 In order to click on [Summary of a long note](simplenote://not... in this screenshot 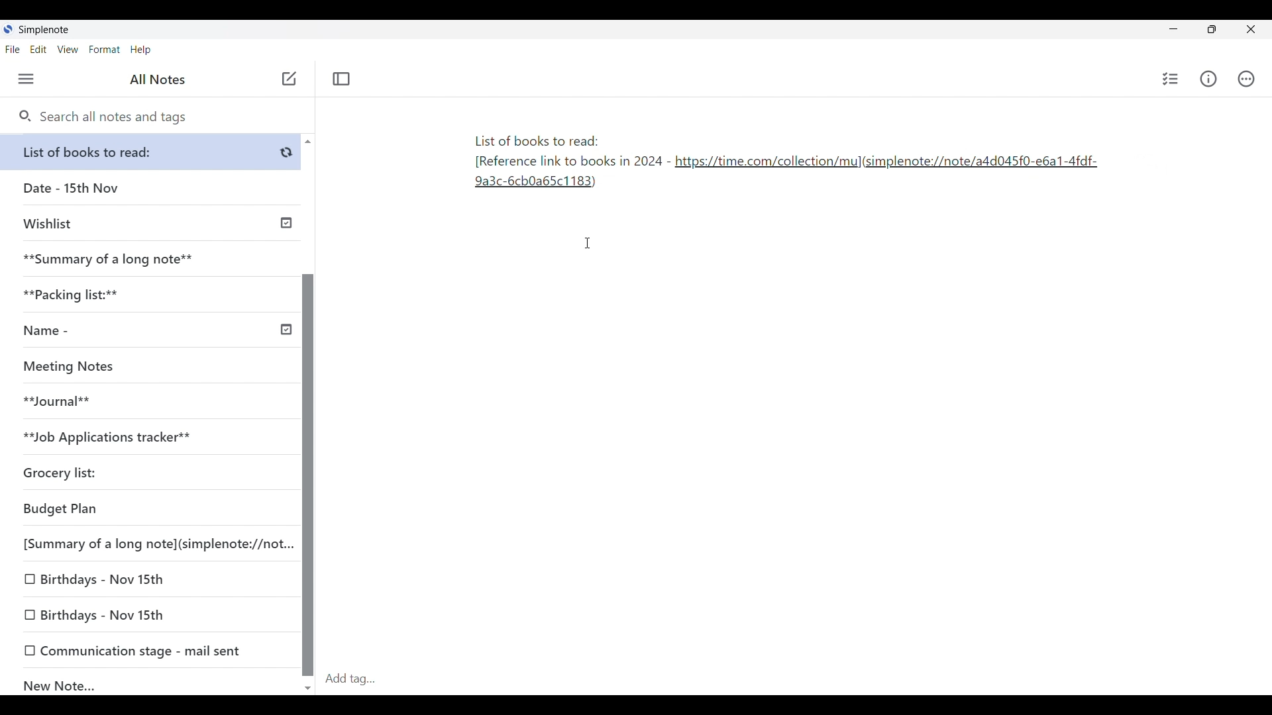, I will do `click(154, 544)`.